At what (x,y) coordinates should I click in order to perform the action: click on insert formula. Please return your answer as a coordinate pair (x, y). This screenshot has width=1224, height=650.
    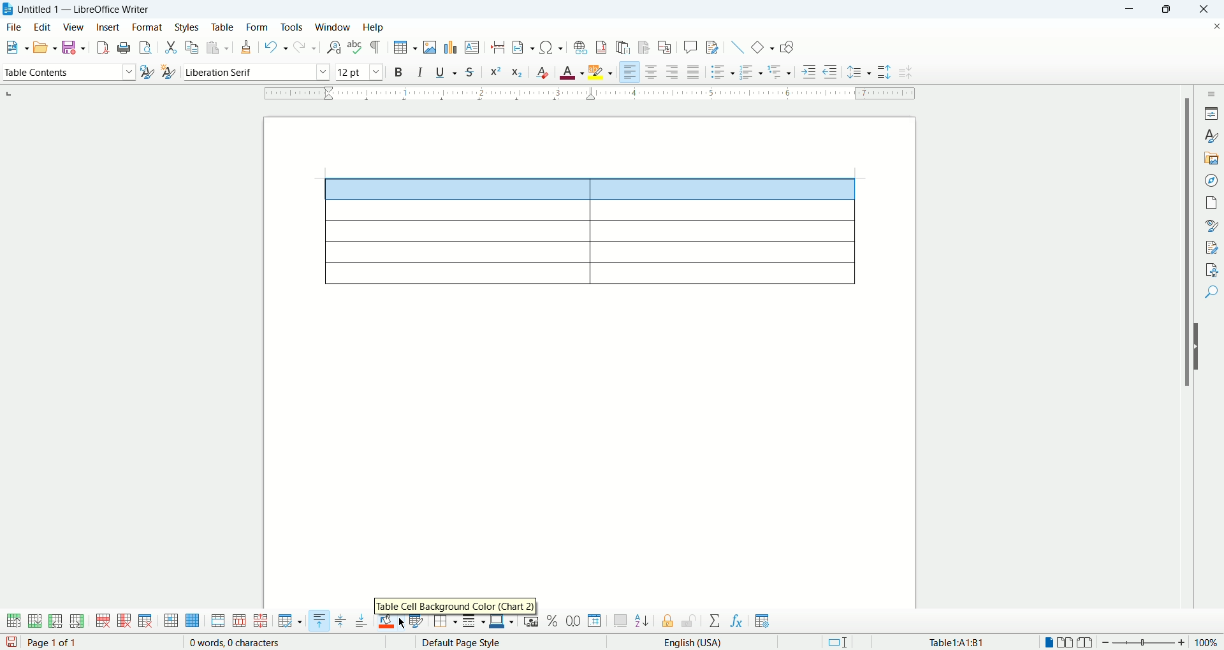
    Looking at the image, I should click on (738, 621).